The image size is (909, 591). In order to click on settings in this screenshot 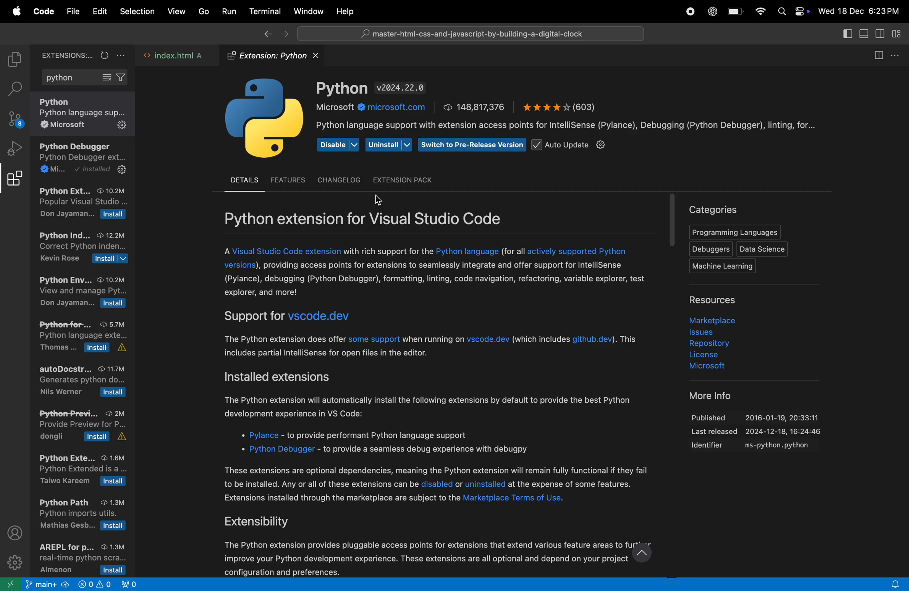, I will do `click(15, 562)`.